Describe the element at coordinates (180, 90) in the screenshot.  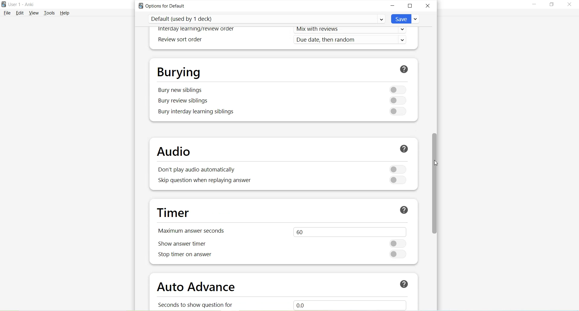
I see `Bury new siblings` at that location.